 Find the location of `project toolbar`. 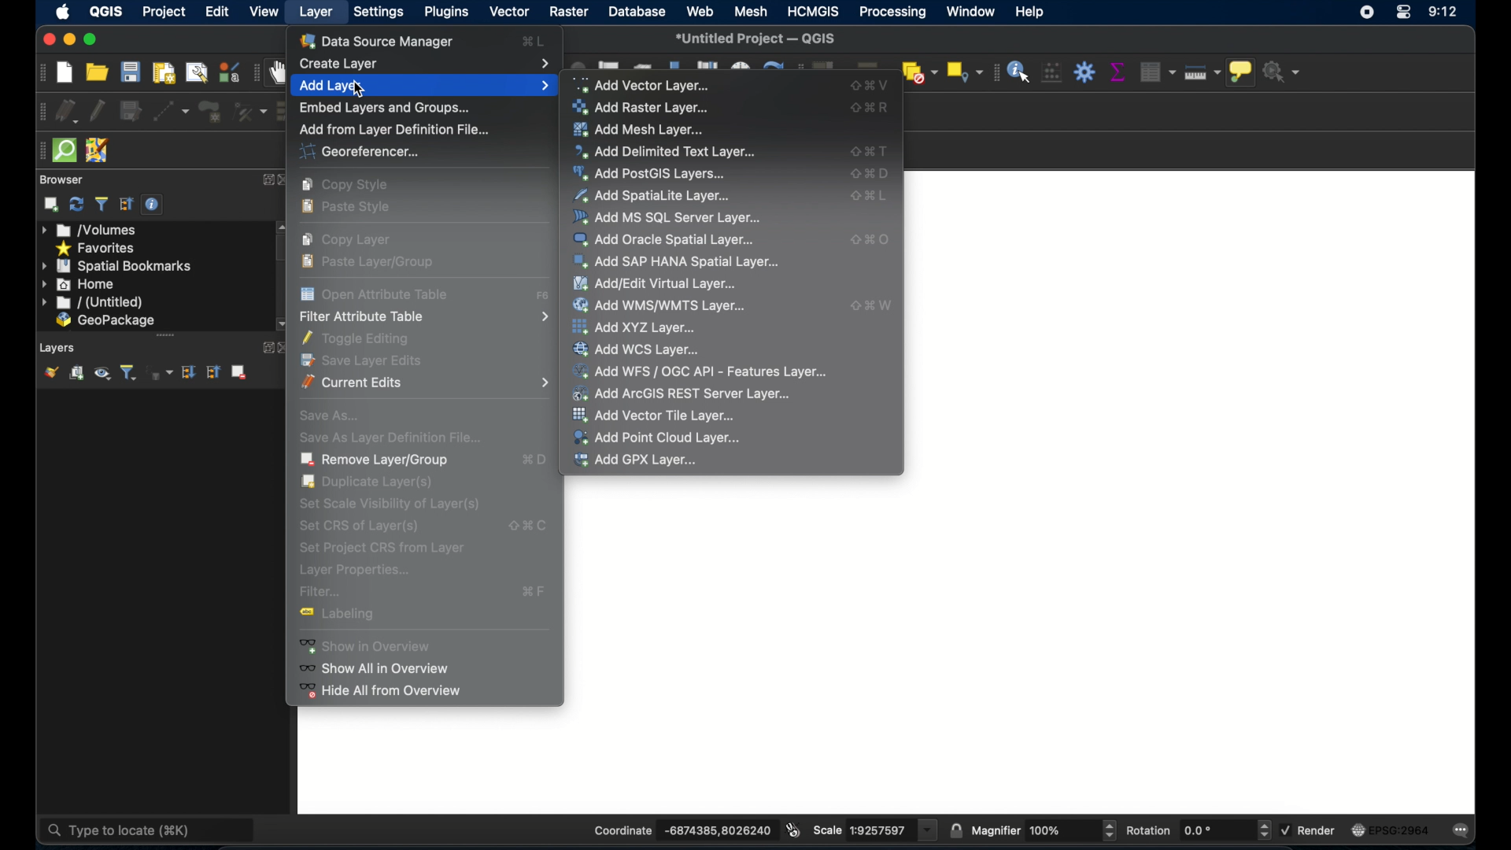

project toolbar is located at coordinates (36, 74).